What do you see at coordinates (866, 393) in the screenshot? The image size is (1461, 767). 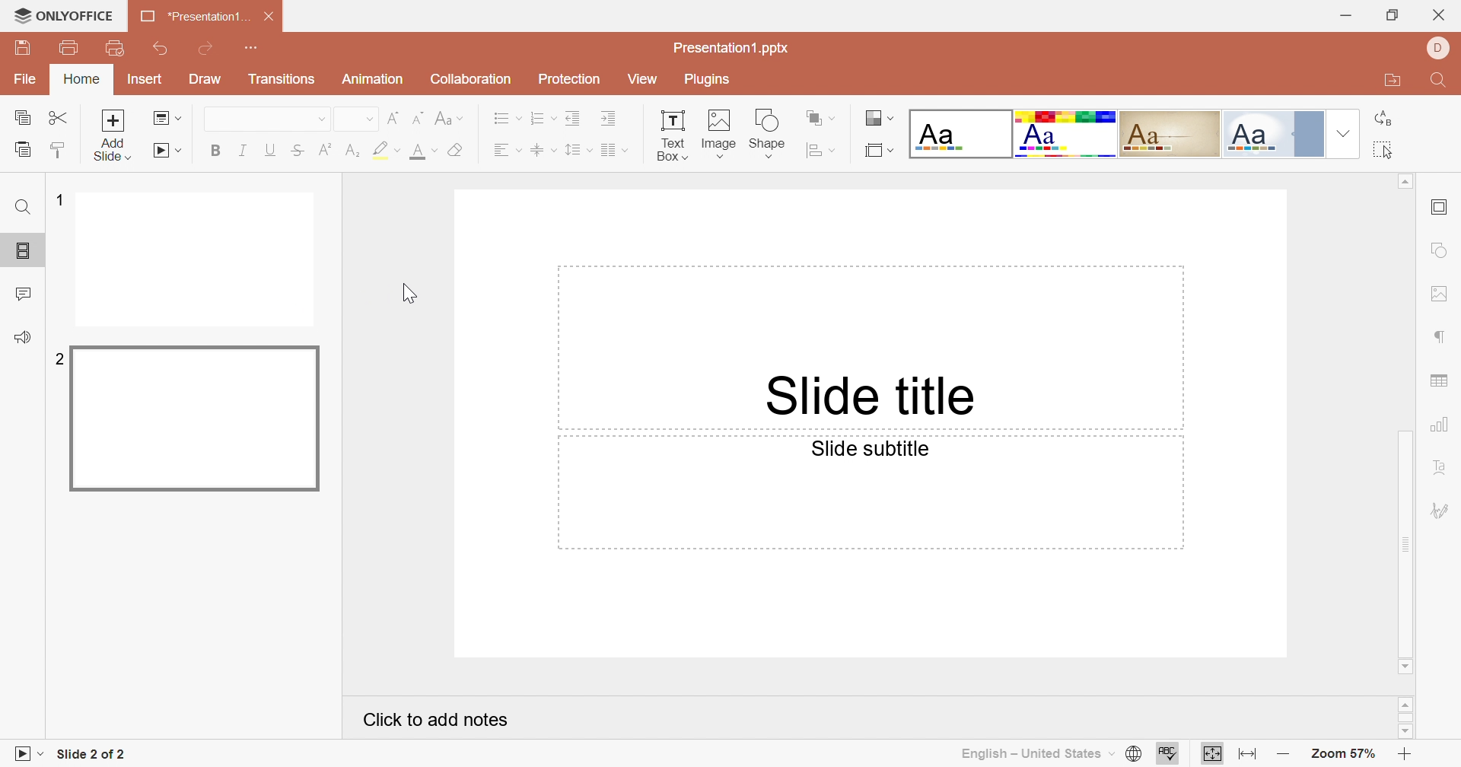 I see `Slide title` at bounding box center [866, 393].